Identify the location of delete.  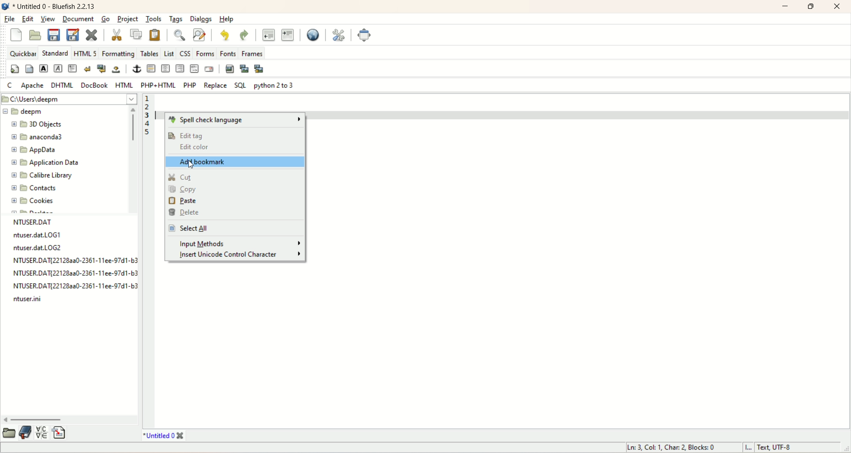
(186, 213).